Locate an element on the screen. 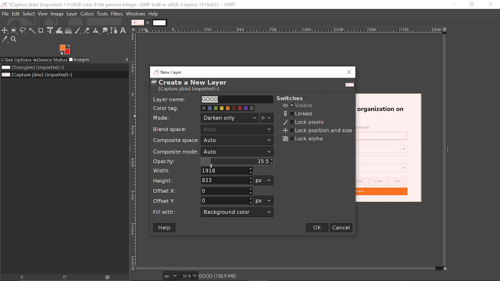  Color tag: is located at coordinates (168, 107).